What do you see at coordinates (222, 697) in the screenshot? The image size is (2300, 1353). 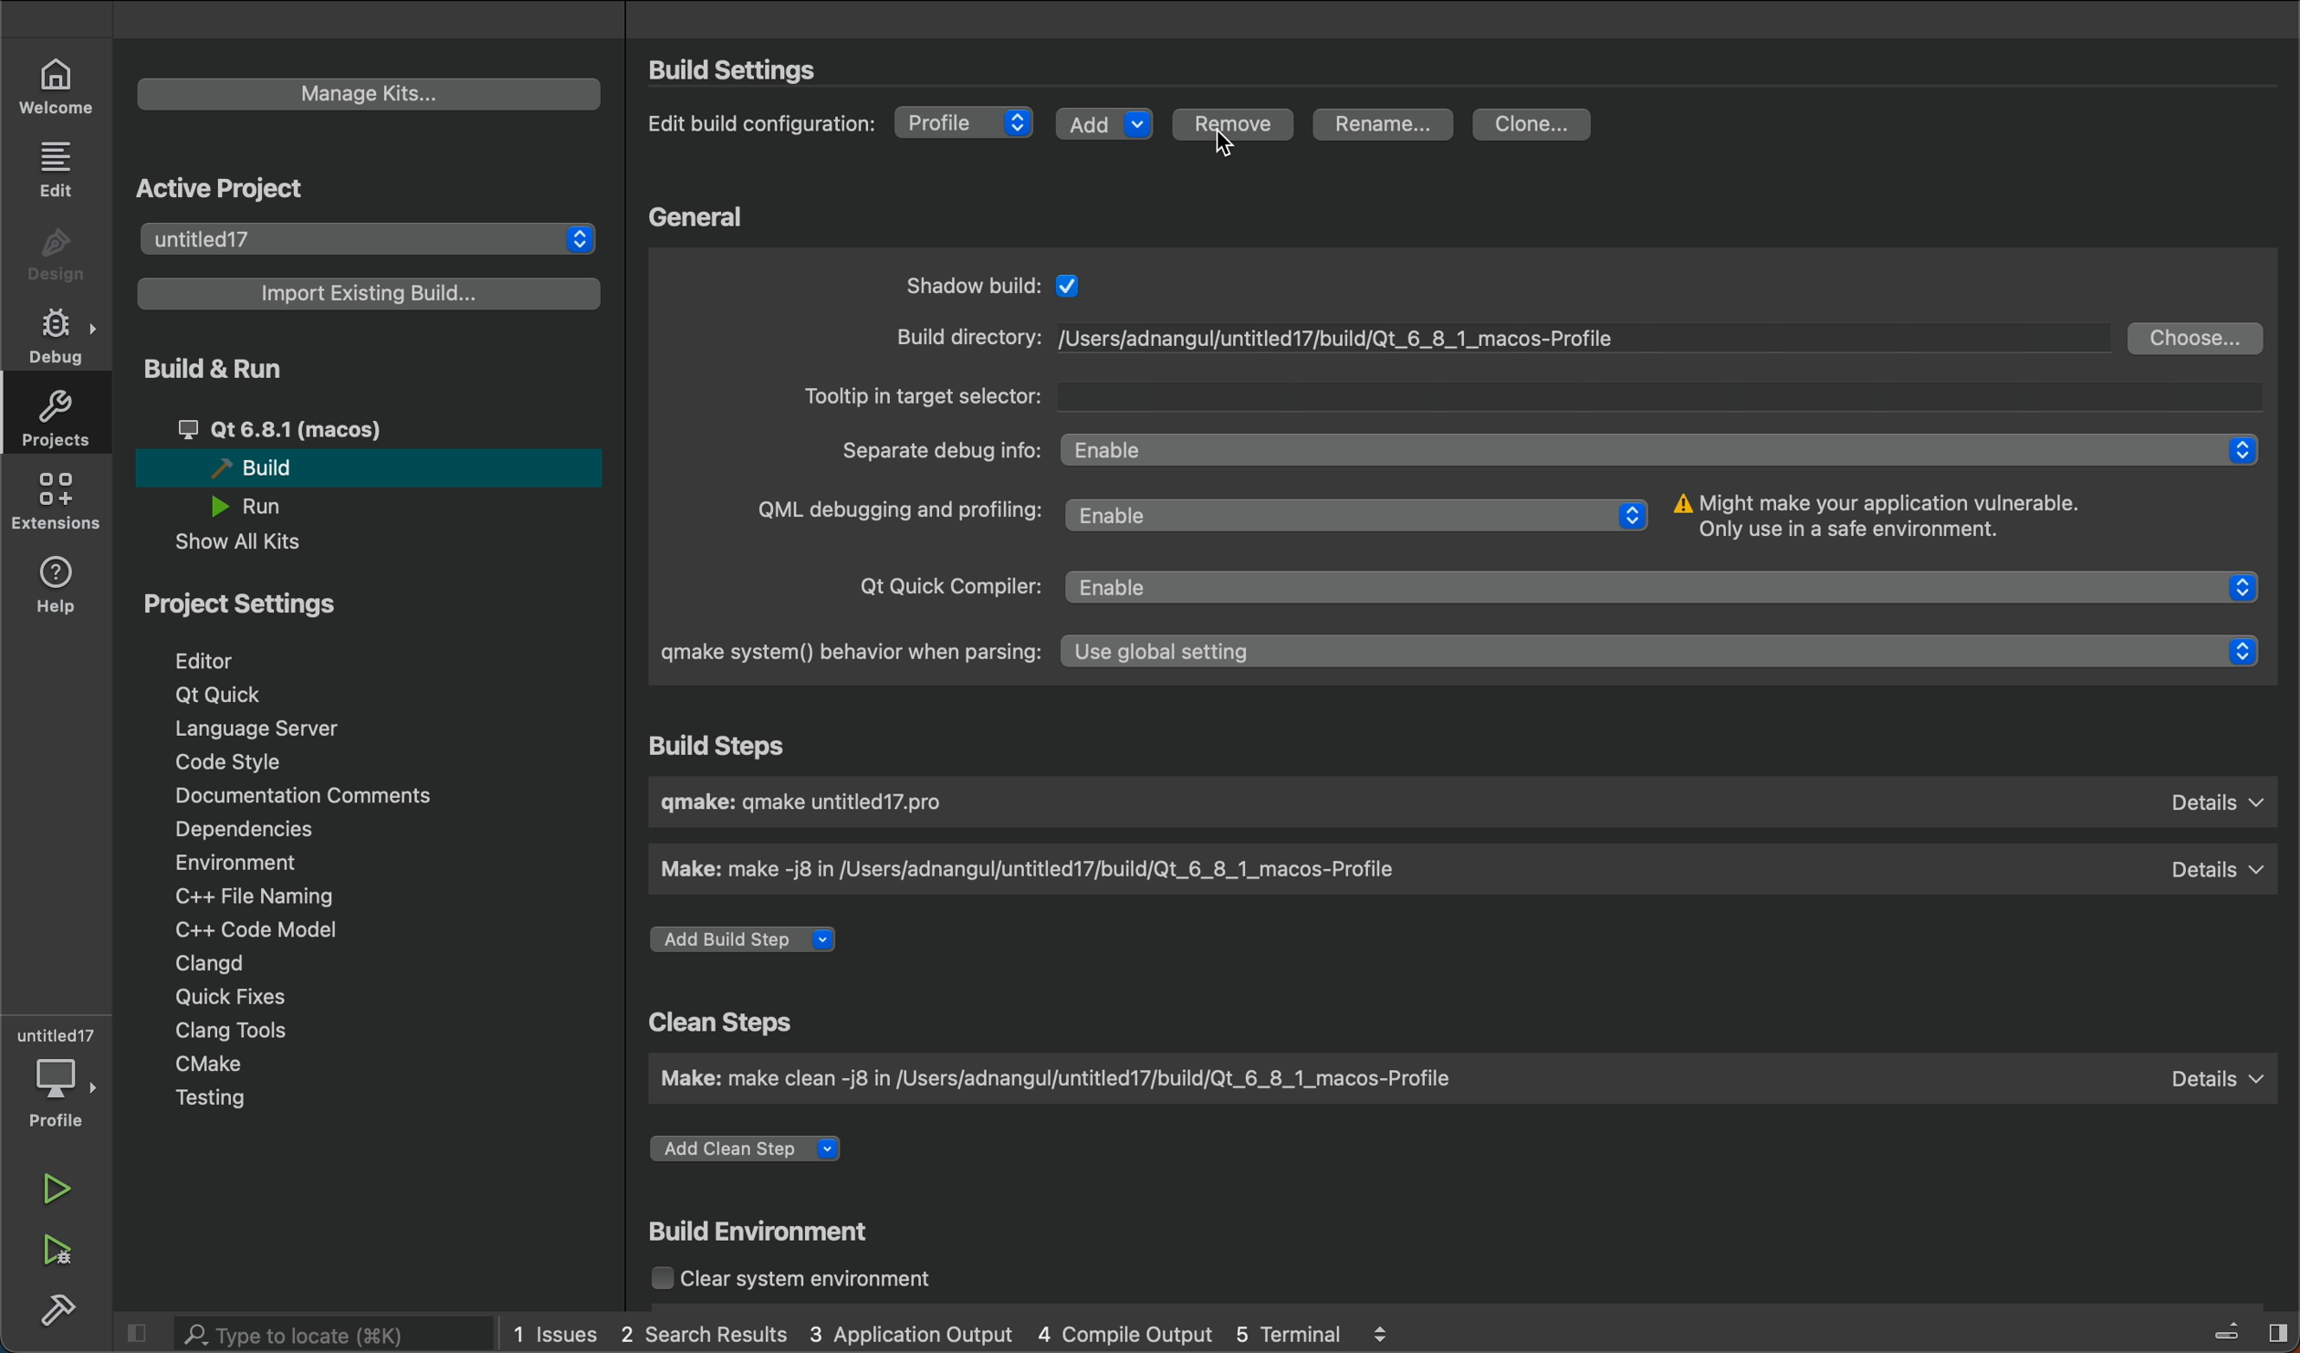 I see `qt quick` at bounding box center [222, 697].